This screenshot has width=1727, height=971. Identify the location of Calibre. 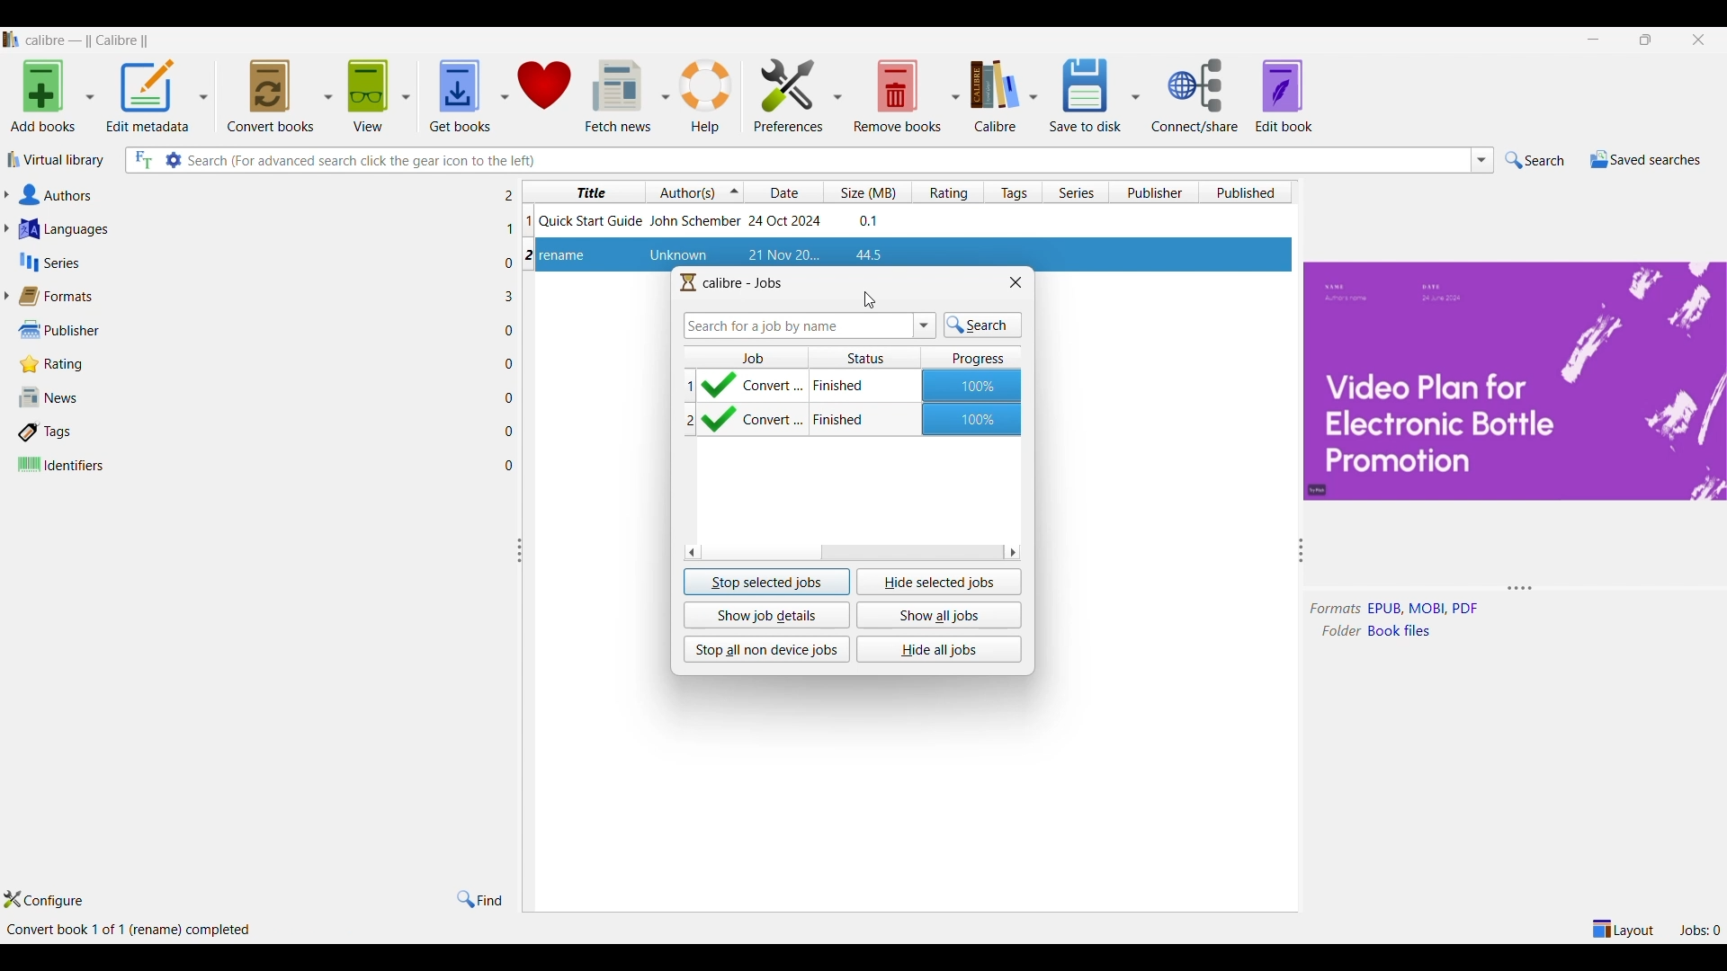
(998, 96).